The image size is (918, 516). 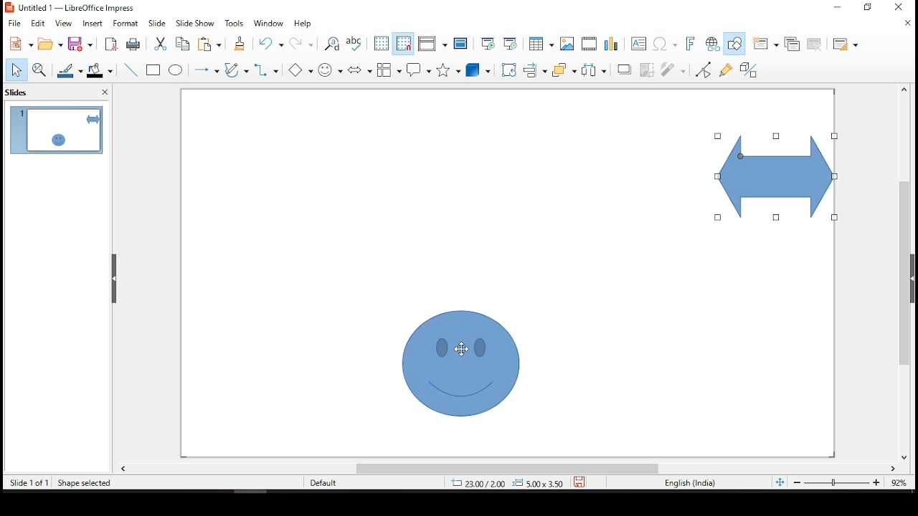 What do you see at coordinates (303, 26) in the screenshot?
I see `help` at bounding box center [303, 26].